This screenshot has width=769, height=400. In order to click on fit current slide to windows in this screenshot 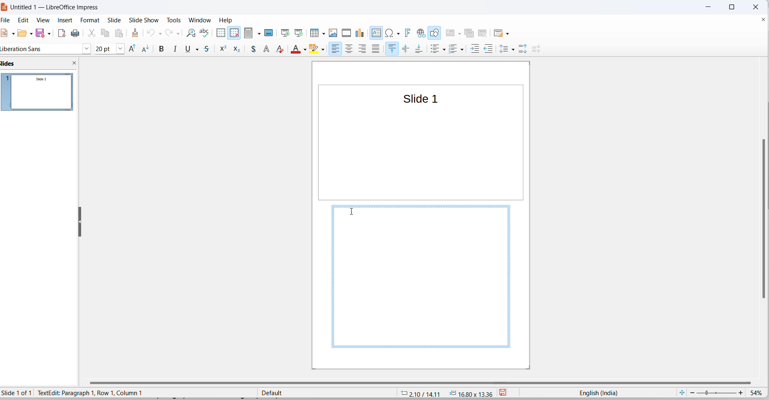, I will do `click(683, 392)`.